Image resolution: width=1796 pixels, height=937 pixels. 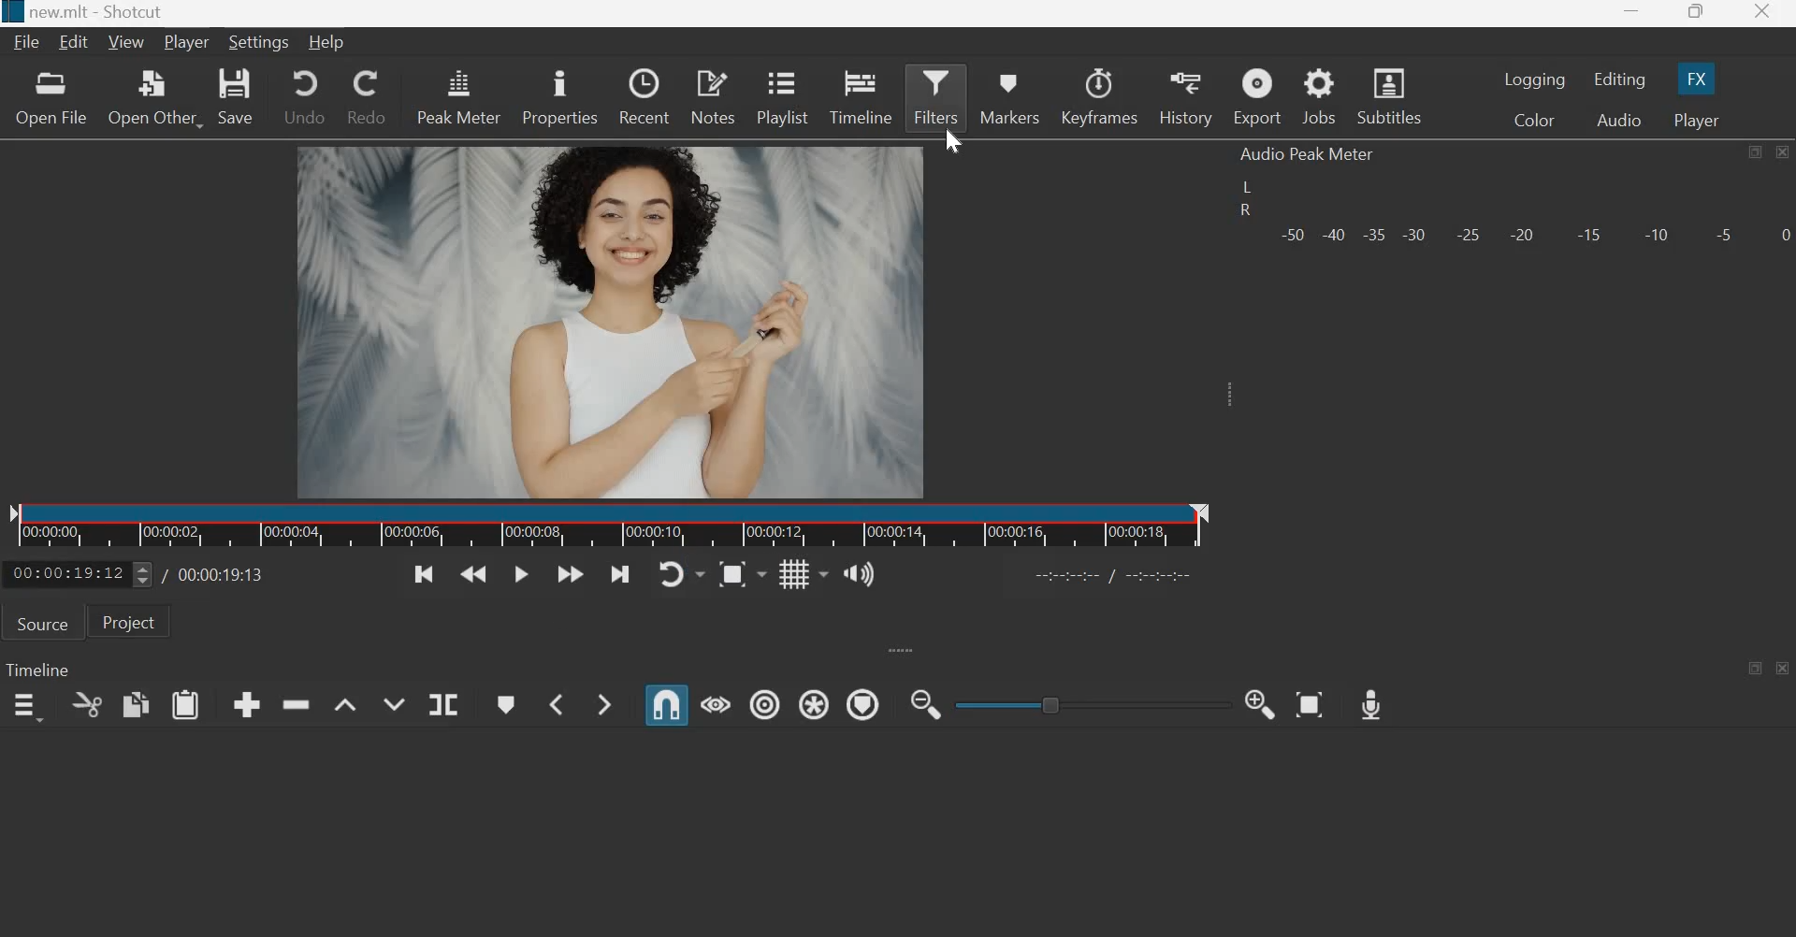 What do you see at coordinates (442, 705) in the screenshot?
I see `Split at playhead` at bounding box center [442, 705].